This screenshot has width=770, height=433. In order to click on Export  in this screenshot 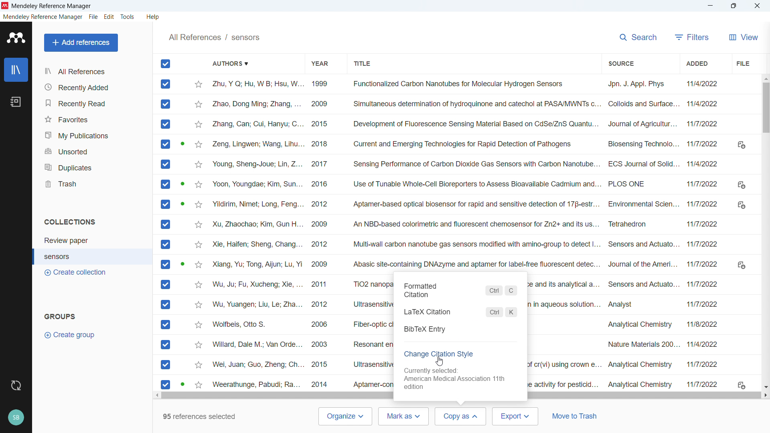, I will do `click(516, 417)`.